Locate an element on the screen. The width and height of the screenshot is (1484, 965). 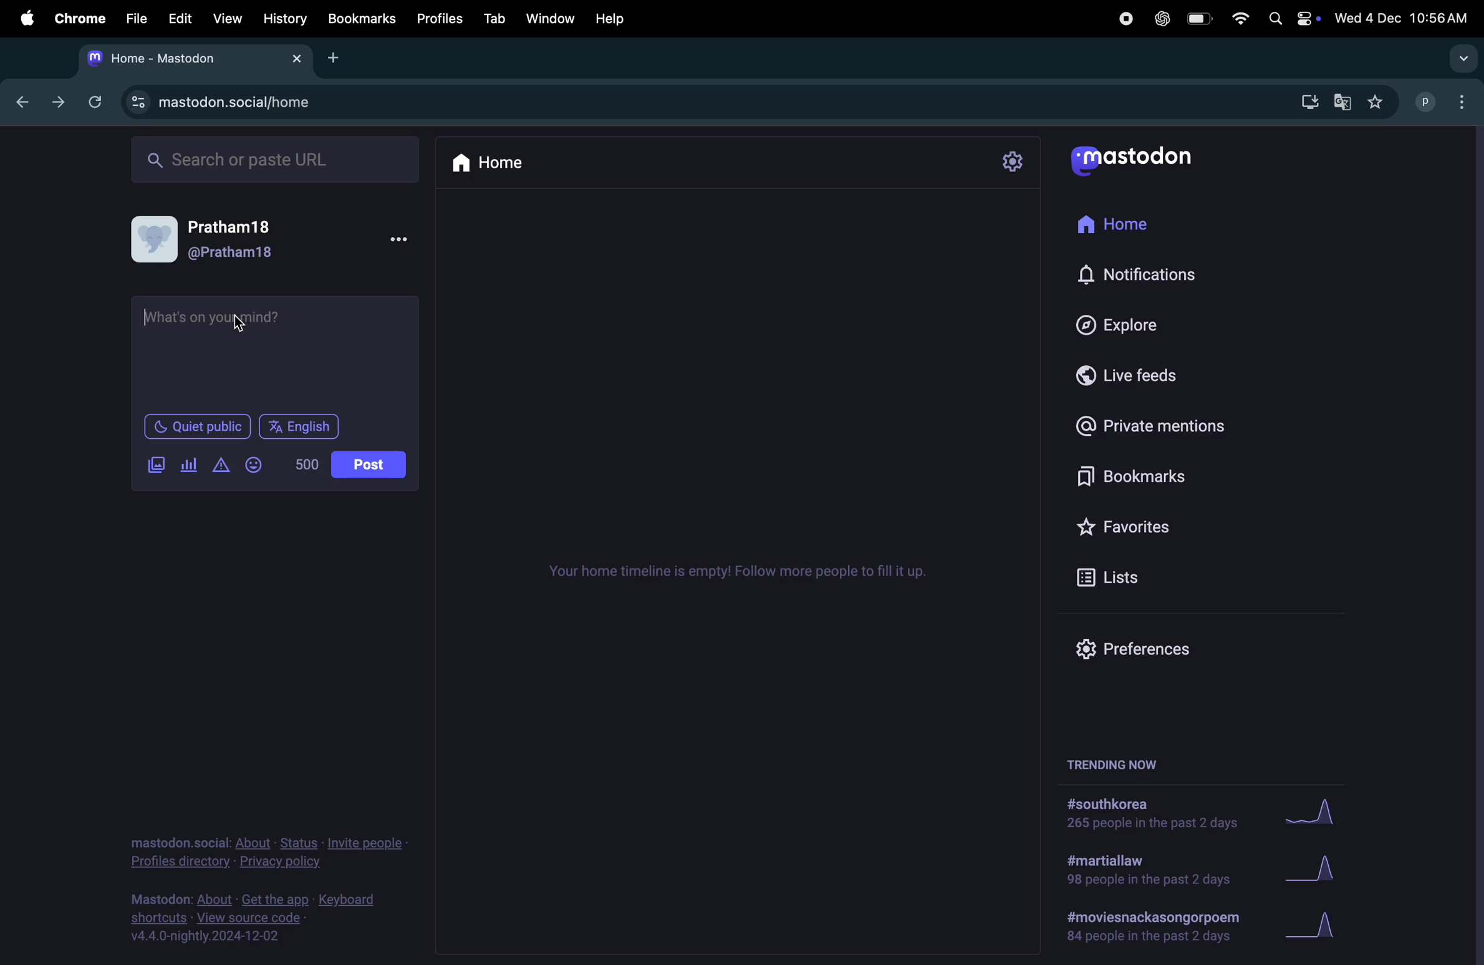
Quiet public is located at coordinates (196, 426).